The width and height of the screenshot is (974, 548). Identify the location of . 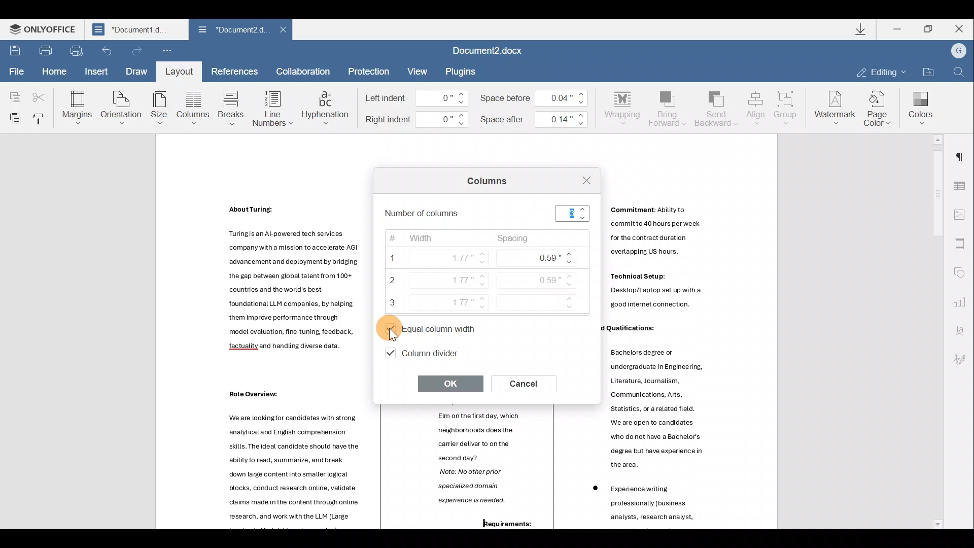
(670, 232).